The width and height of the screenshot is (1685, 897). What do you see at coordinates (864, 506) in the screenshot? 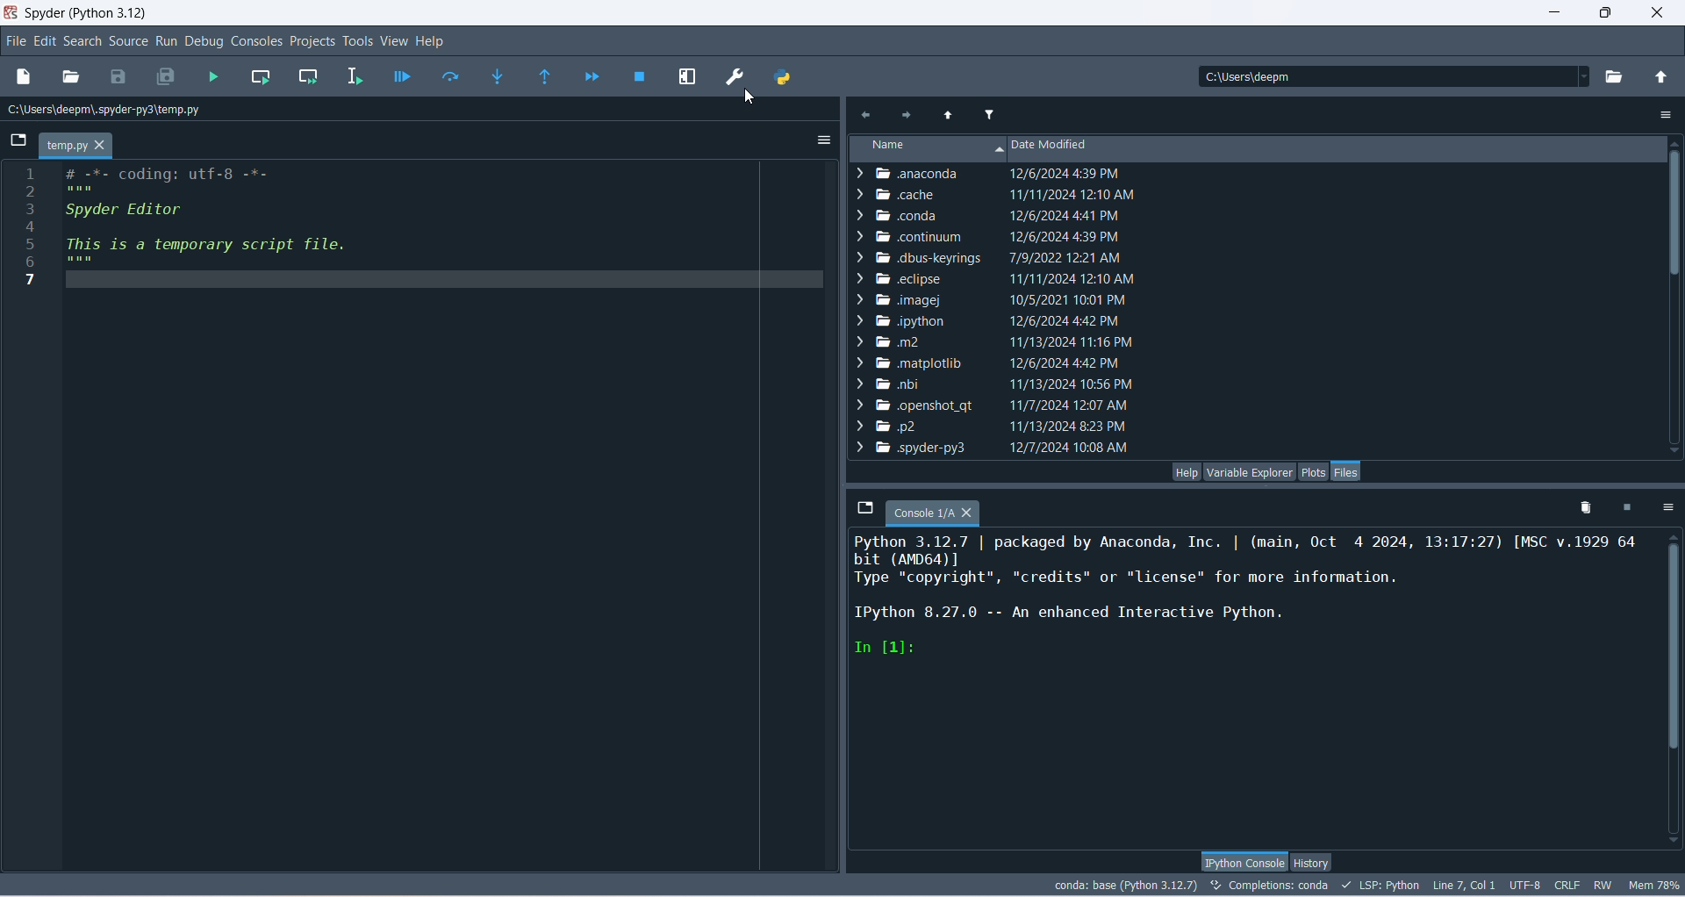
I see `browse tabs` at bounding box center [864, 506].